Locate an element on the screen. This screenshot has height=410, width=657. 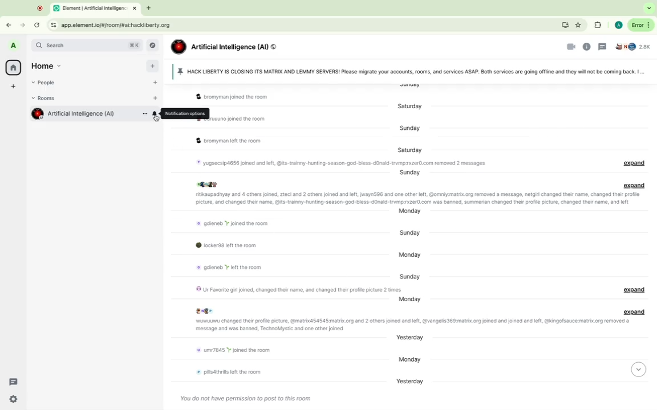
Rooms is located at coordinates (47, 99).